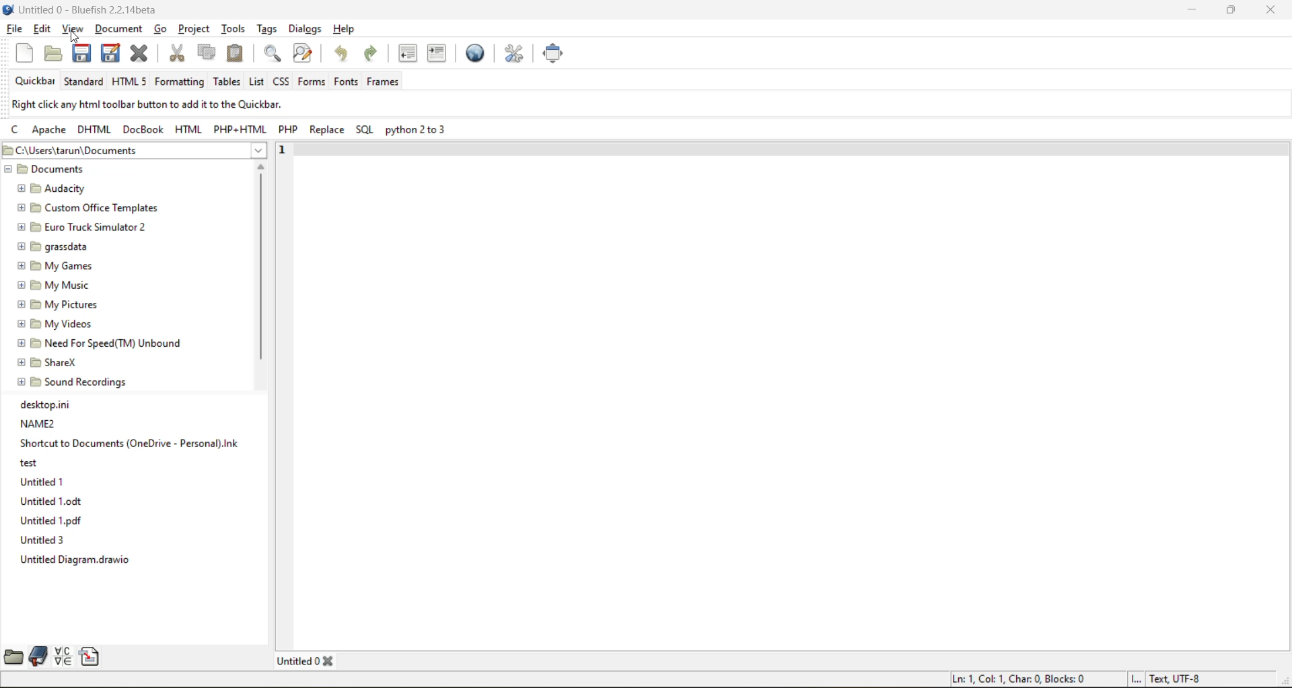 This screenshot has height=688, width=1292. What do you see at coordinates (57, 324) in the screenshot?
I see `My Videos` at bounding box center [57, 324].